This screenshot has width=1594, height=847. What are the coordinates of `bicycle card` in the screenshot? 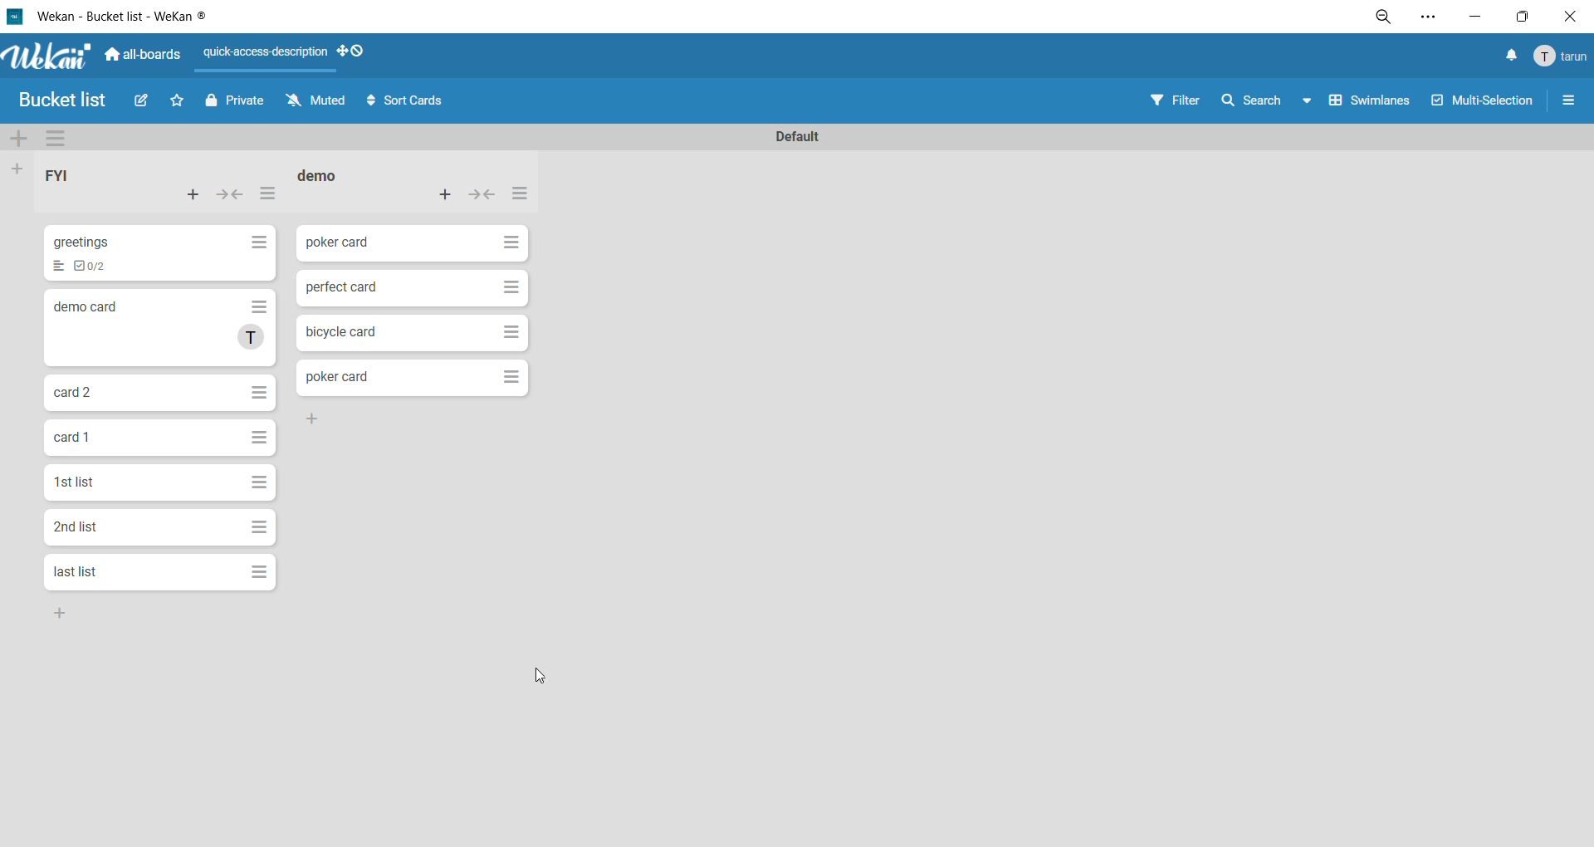 It's located at (340, 331).